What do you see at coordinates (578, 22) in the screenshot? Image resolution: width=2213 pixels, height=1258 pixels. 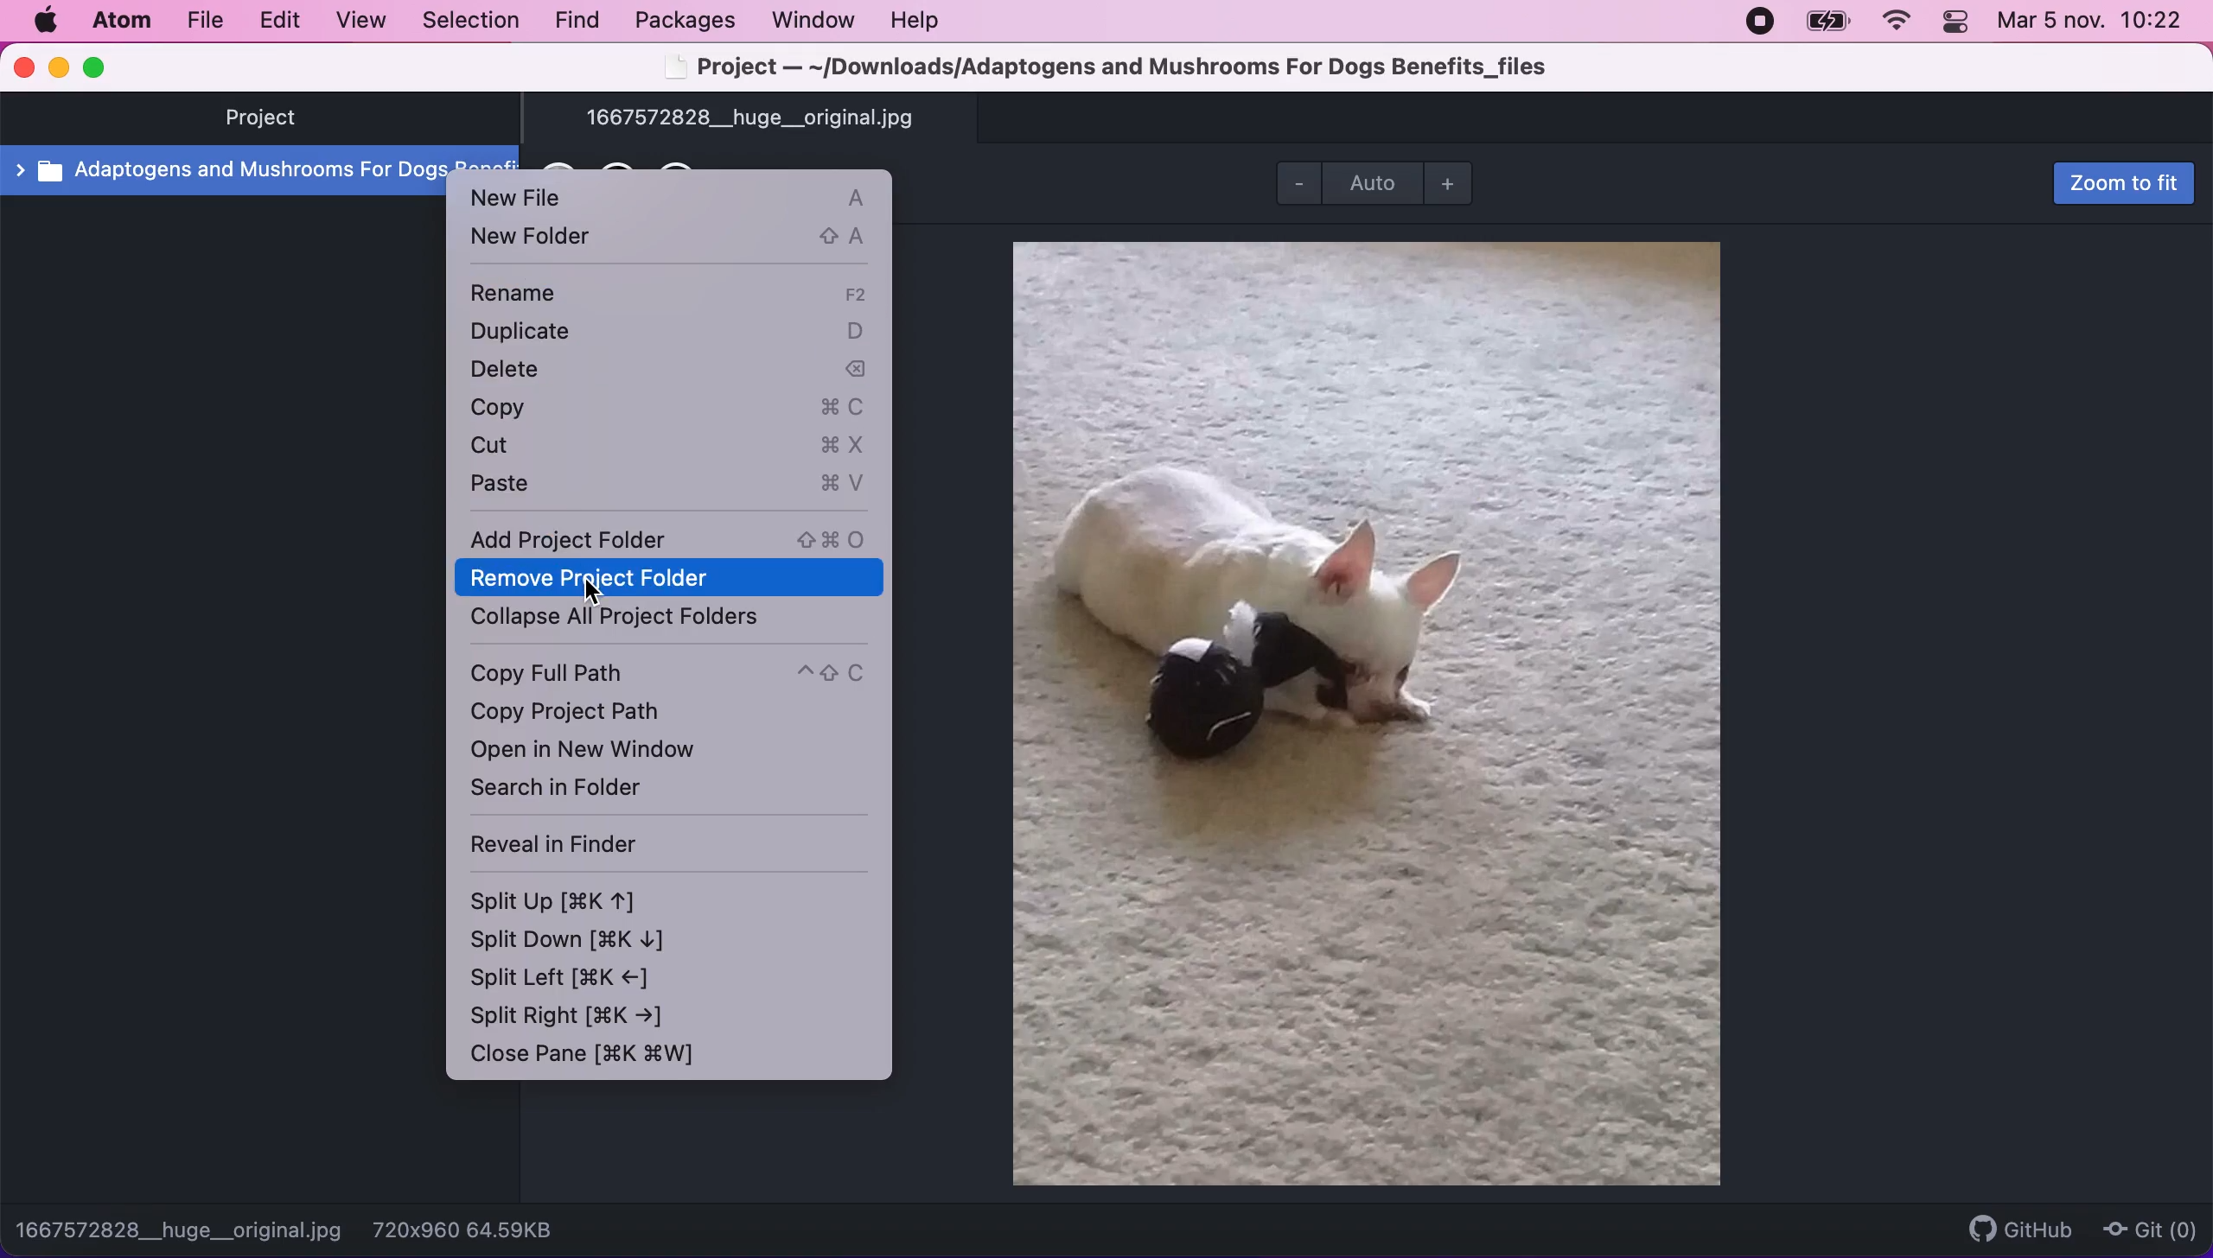 I see `find` at bounding box center [578, 22].